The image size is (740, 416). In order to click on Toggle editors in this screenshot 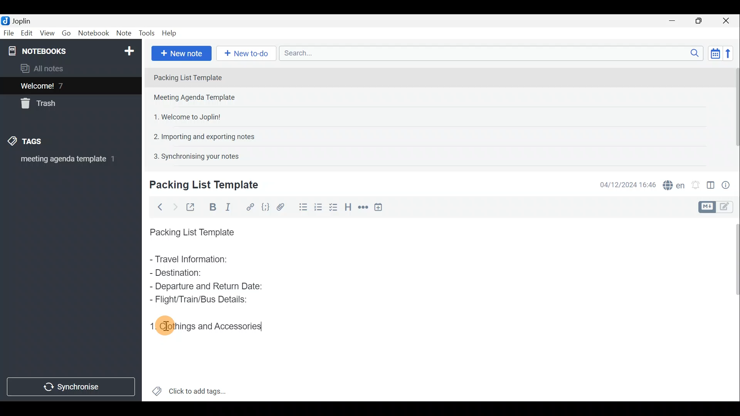, I will do `click(728, 208)`.